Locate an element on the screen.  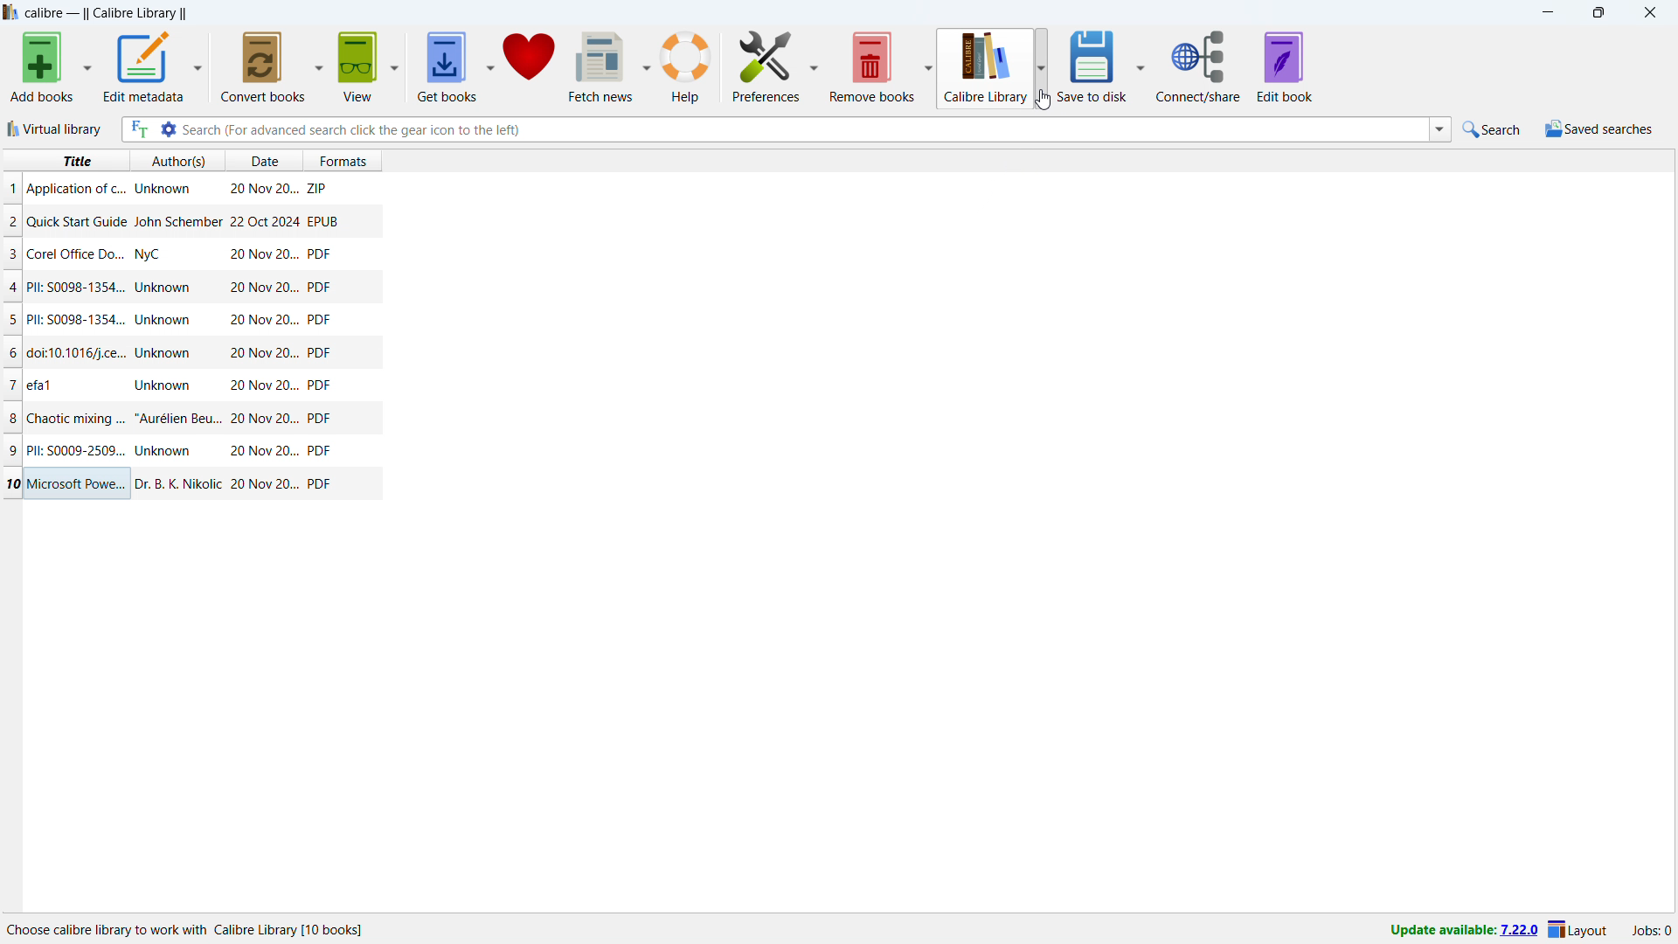
PDF is located at coordinates (320, 385).